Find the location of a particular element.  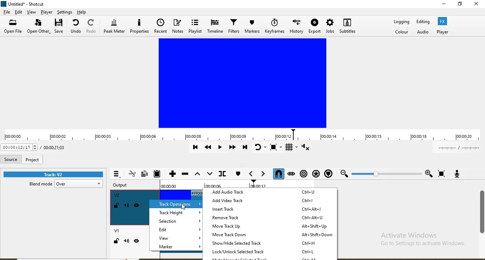

Ripple all tracks is located at coordinates (315, 174).